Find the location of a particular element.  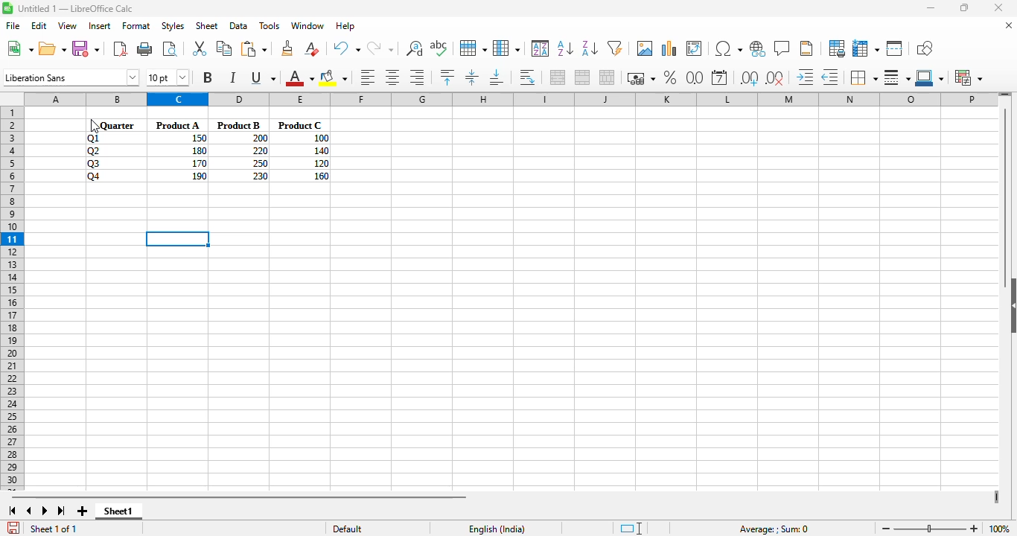

split window is located at coordinates (895, 48).